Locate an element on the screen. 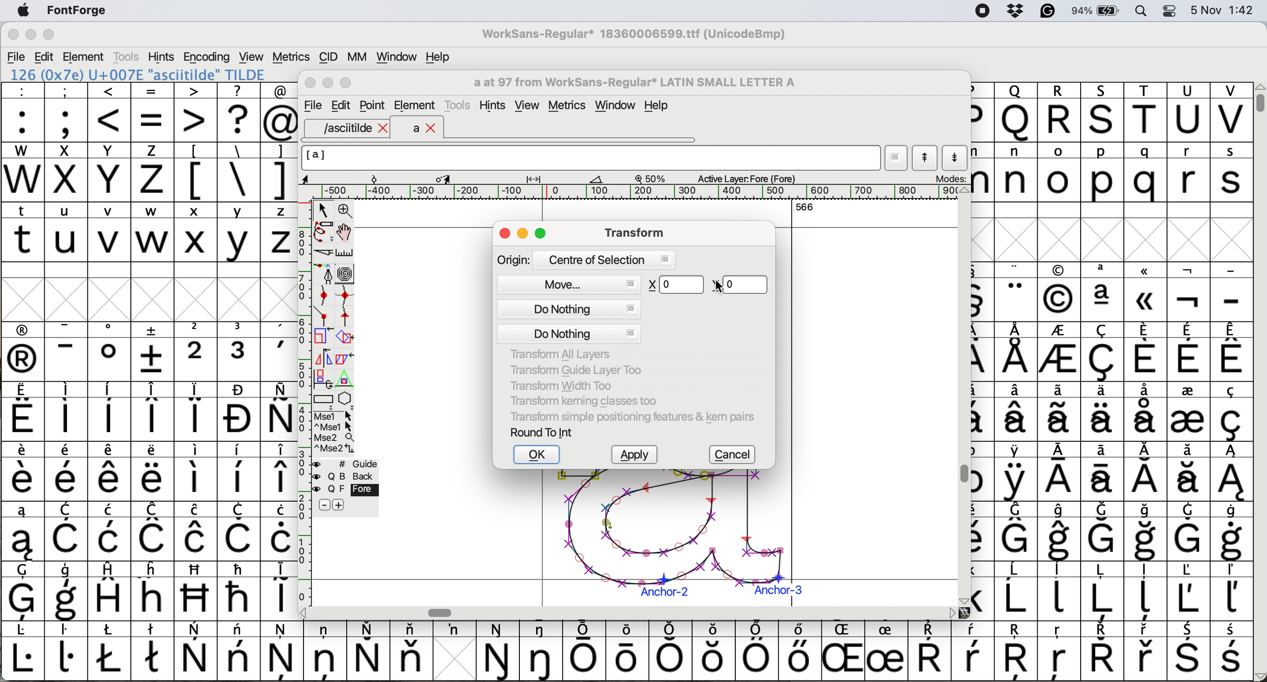 The width and height of the screenshot is (1267, 682). metrics is located at coordinates (291, 57).